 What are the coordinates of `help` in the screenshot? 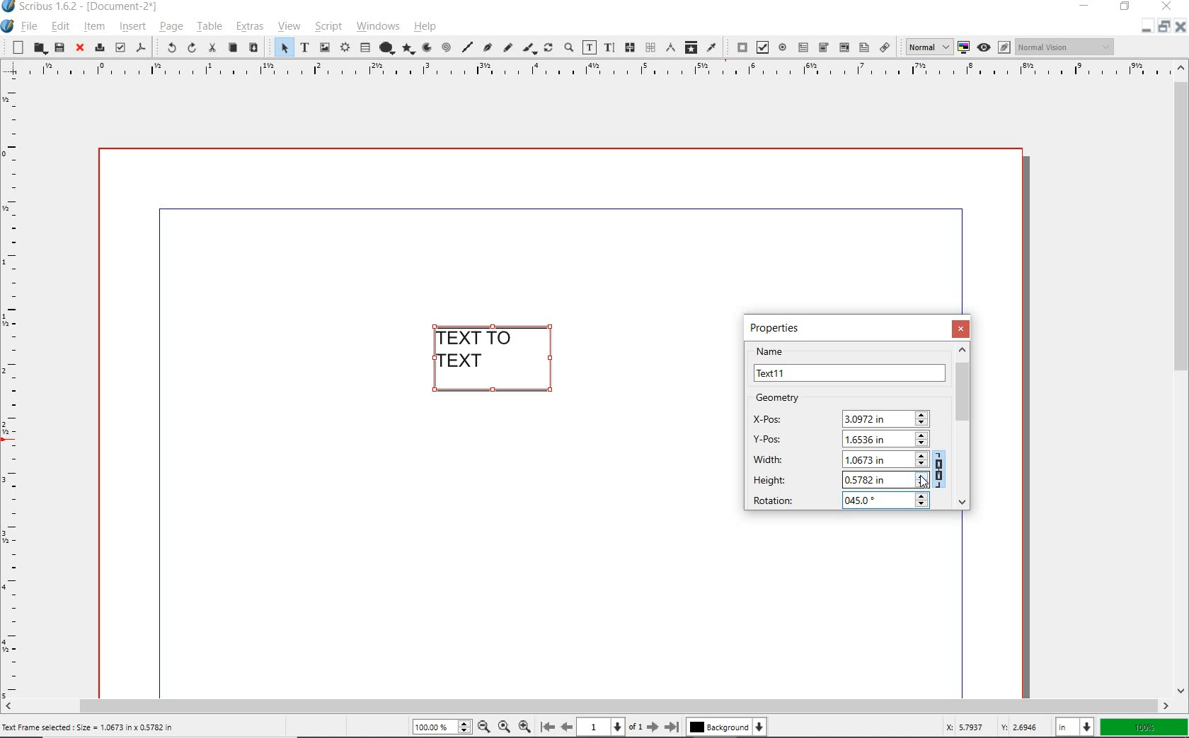 It's located at (425, 28).